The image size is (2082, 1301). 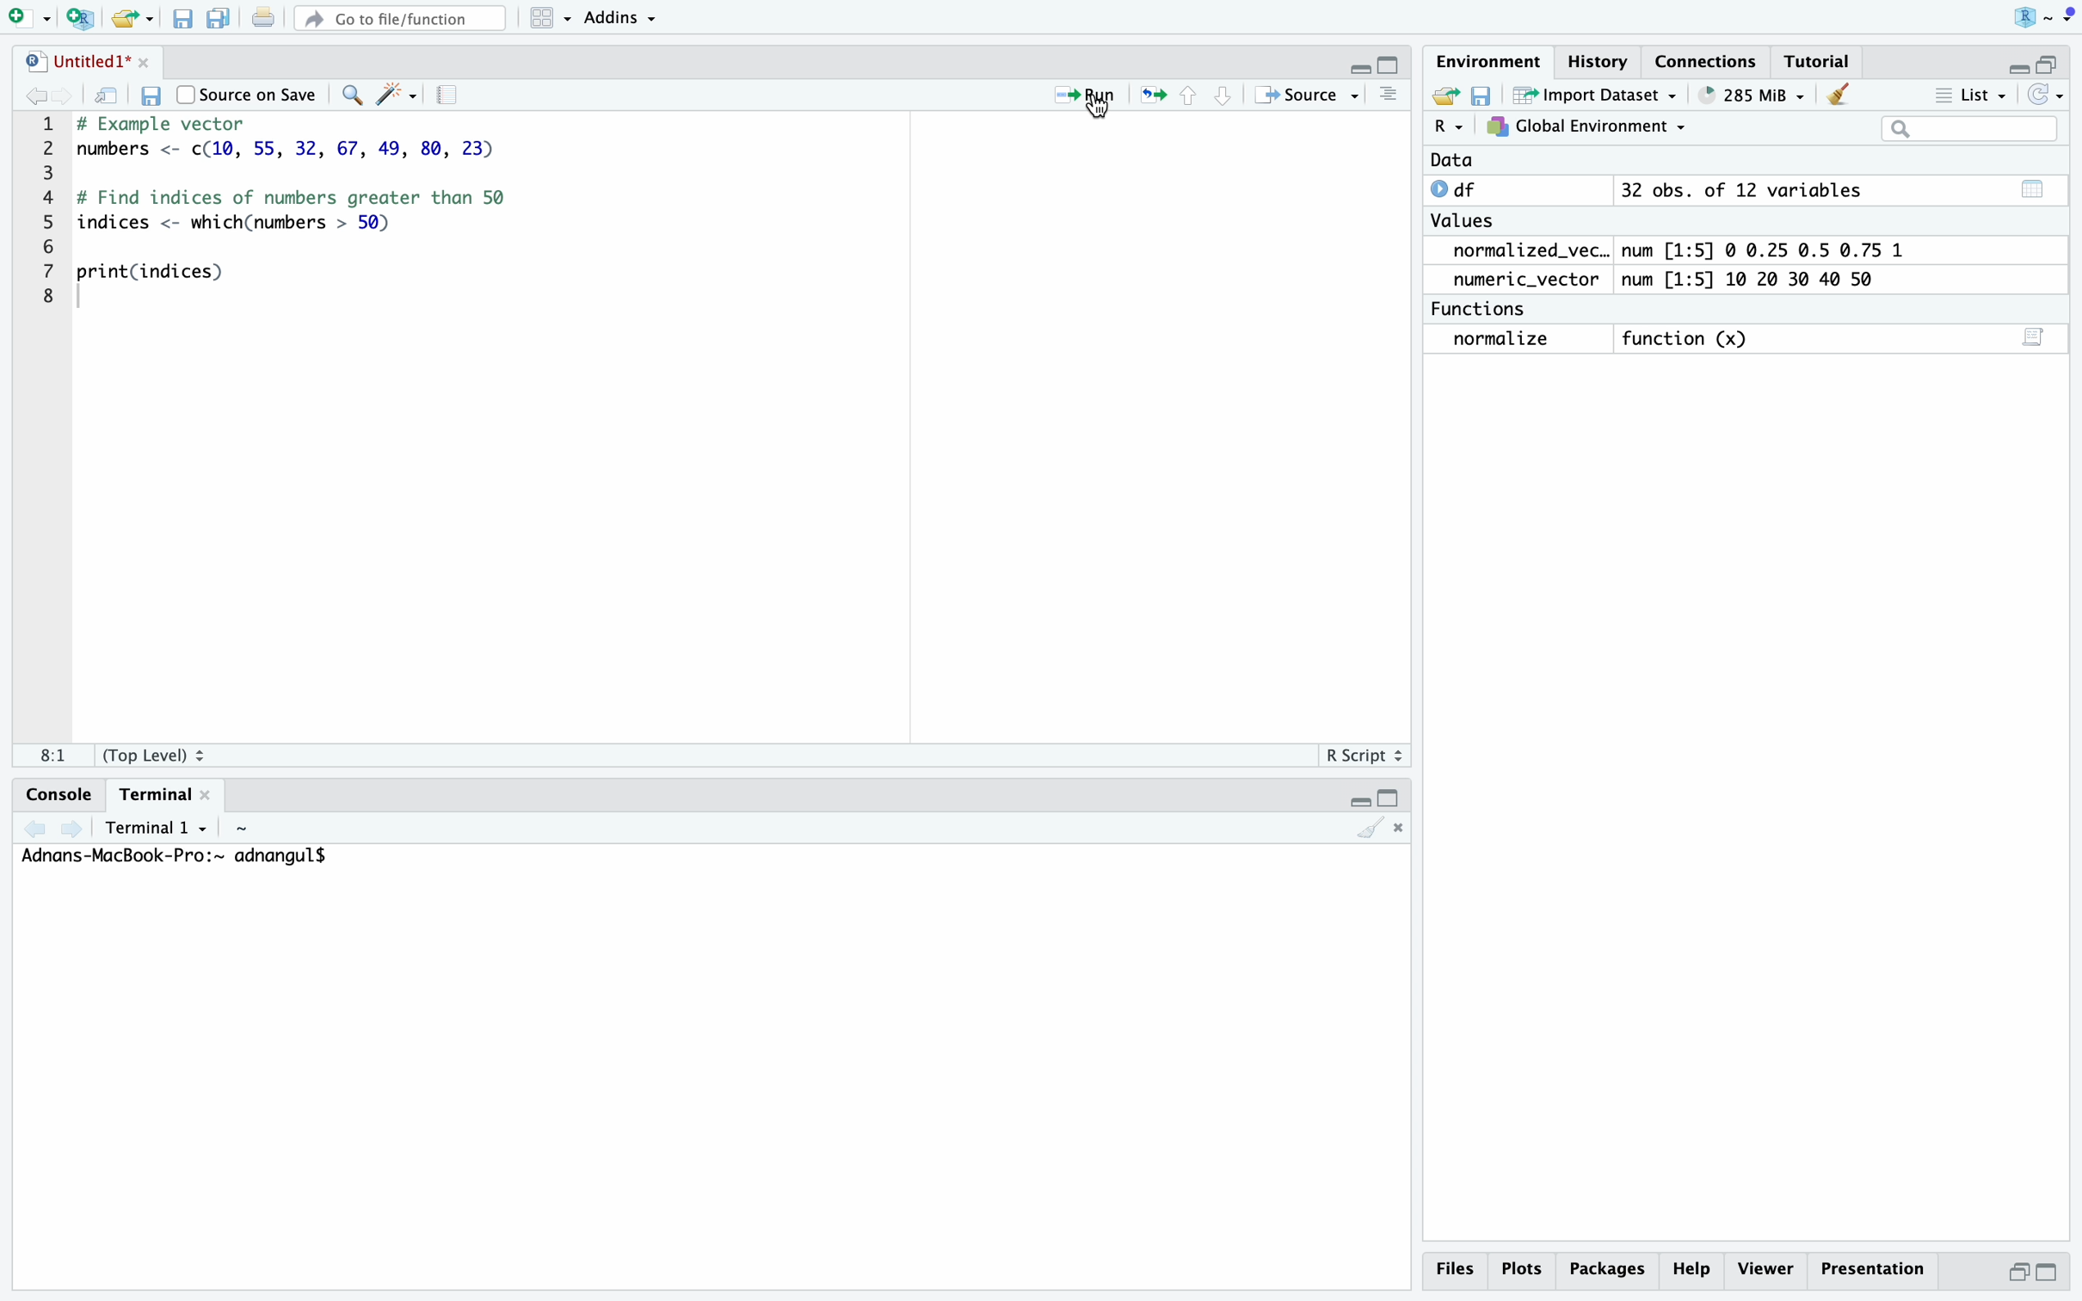 I want to click on publish, so click(x=1155, y=96).